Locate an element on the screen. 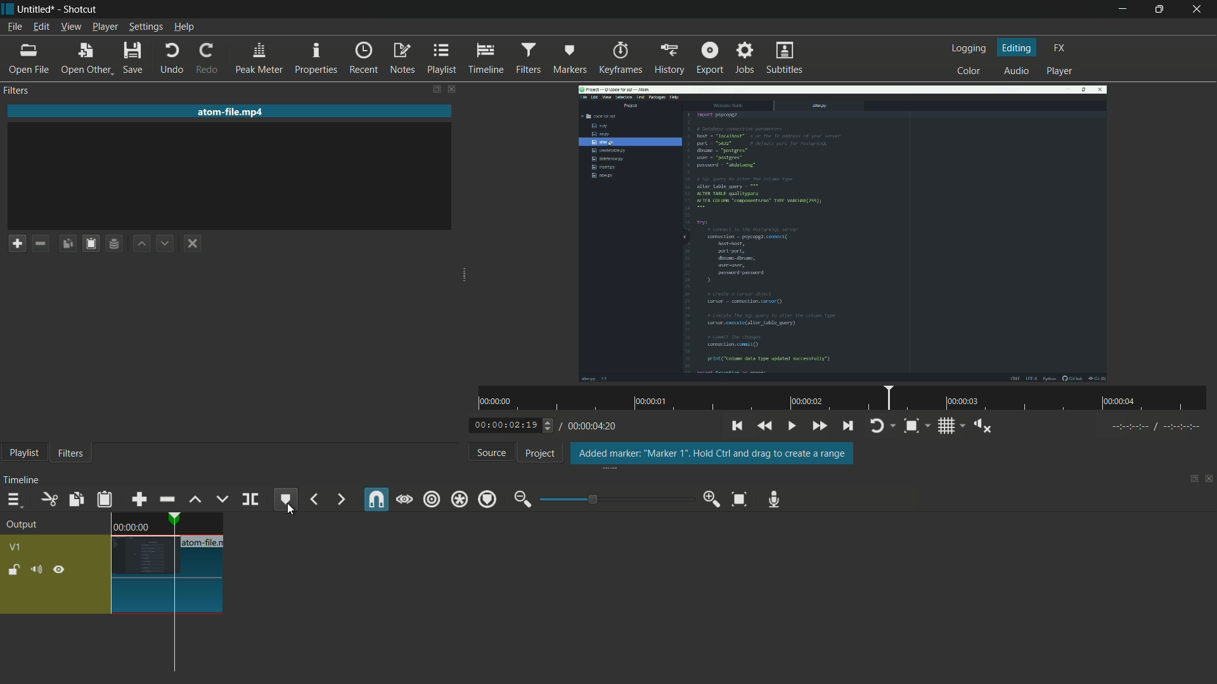 Image resolution: width=1217 pixels, height=684 pixels. quickly play forward is located at coordinates (817, 427).